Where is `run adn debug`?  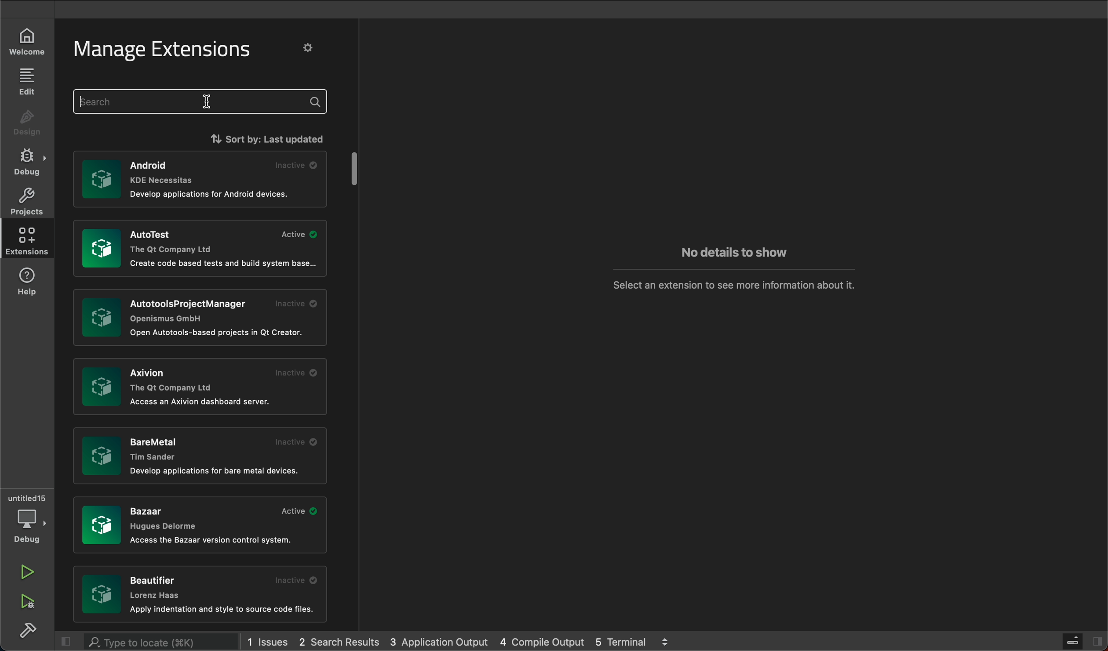 run adn debug is located at coordinates (26, 602).